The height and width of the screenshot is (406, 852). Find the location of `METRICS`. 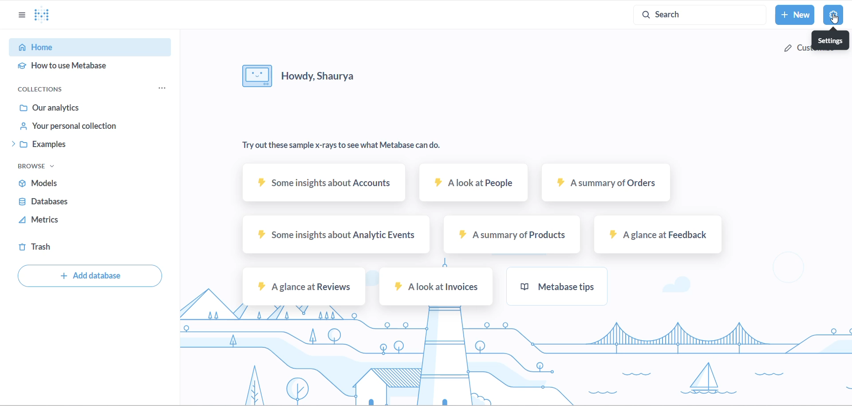

METRICS is located at coordinates (63, 224).